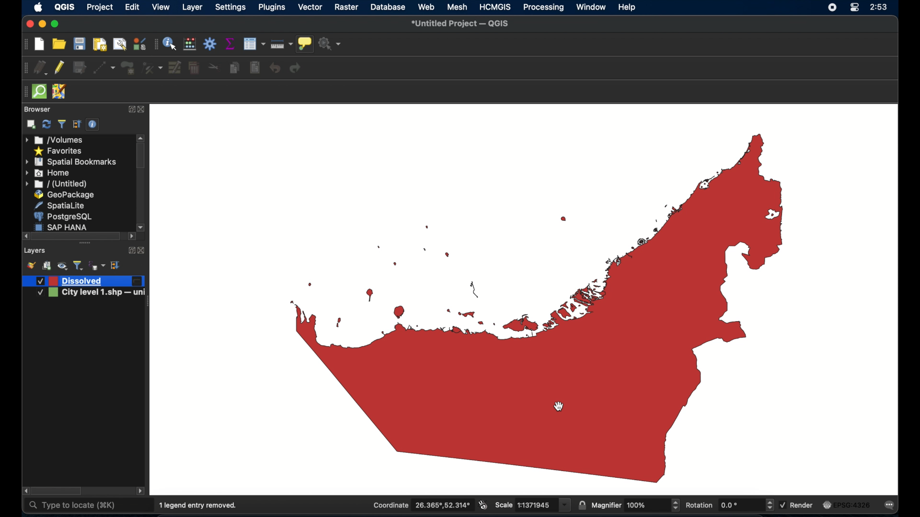  I want to click on cut features, so click(213, 67).